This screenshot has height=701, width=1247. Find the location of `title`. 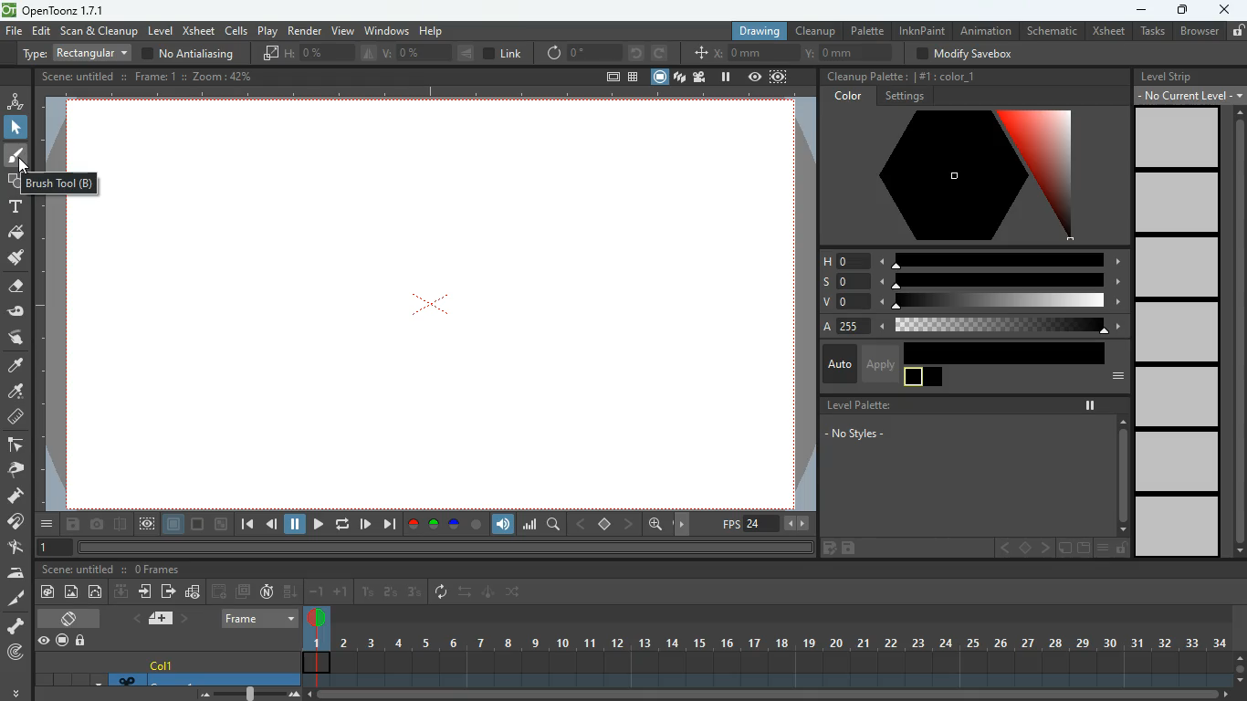

title is located at coordinates (77, 75).